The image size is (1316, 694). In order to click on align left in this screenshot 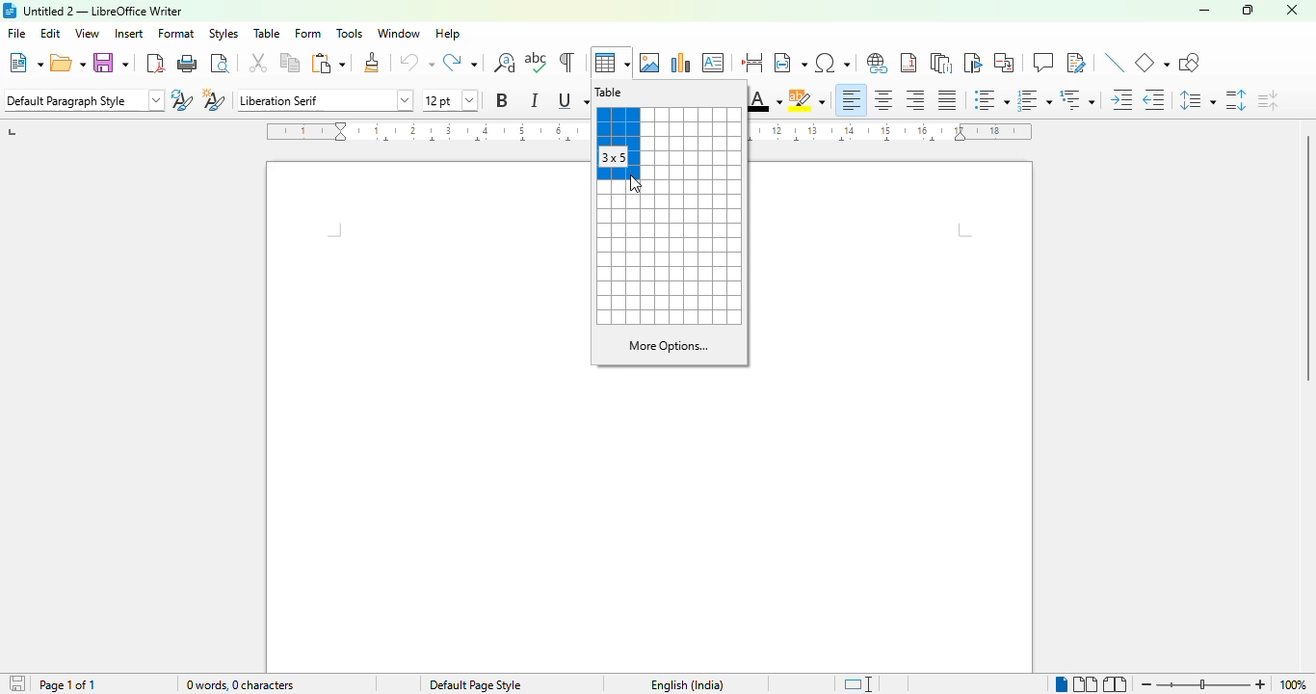, I will do `click(851, 100)`.